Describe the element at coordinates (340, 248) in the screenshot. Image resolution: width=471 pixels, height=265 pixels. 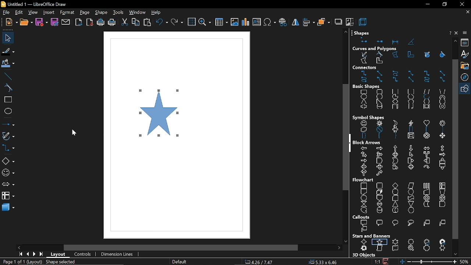
I see `move right ` at that location.